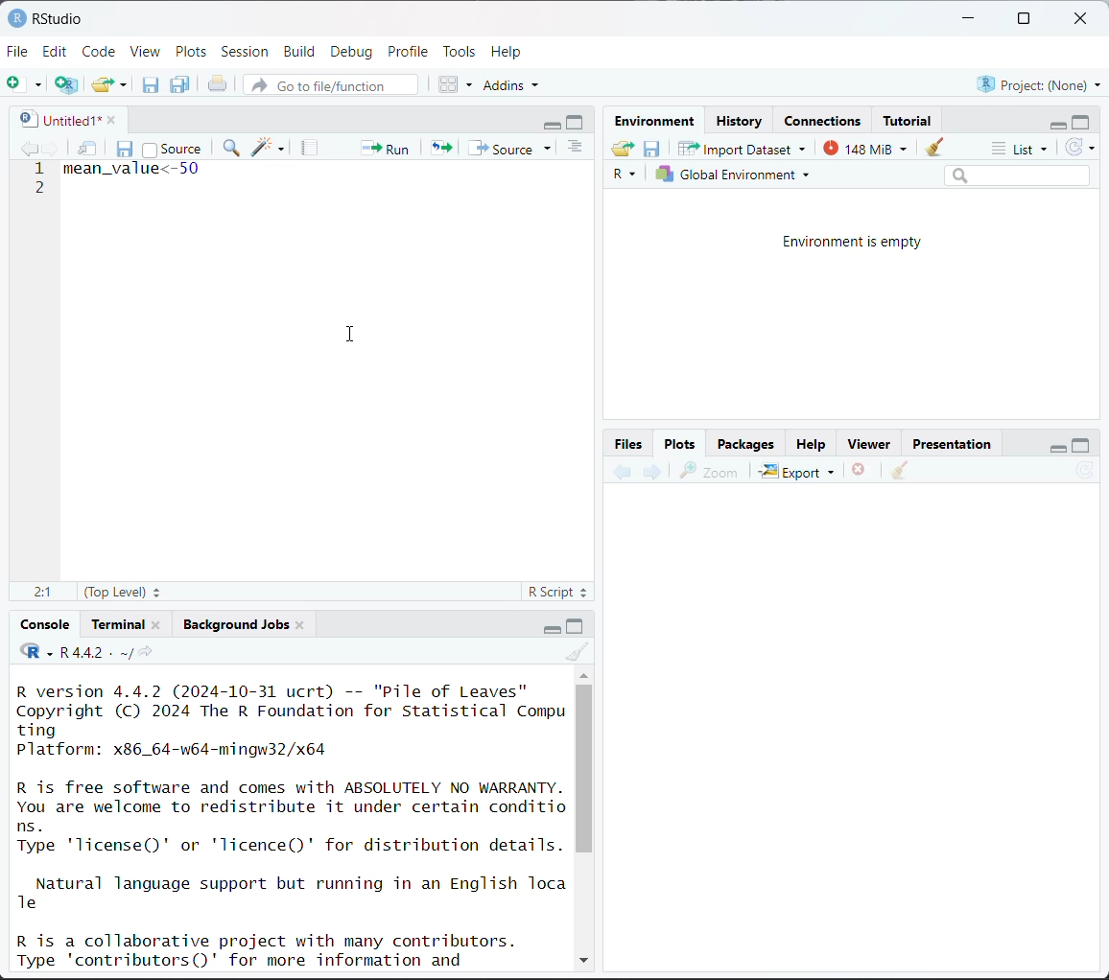 The width and height of the screenshot is (1109, 980). Describe the element at coordinates (900, 471) in the screenshot. I see `clear all plots` at that location.